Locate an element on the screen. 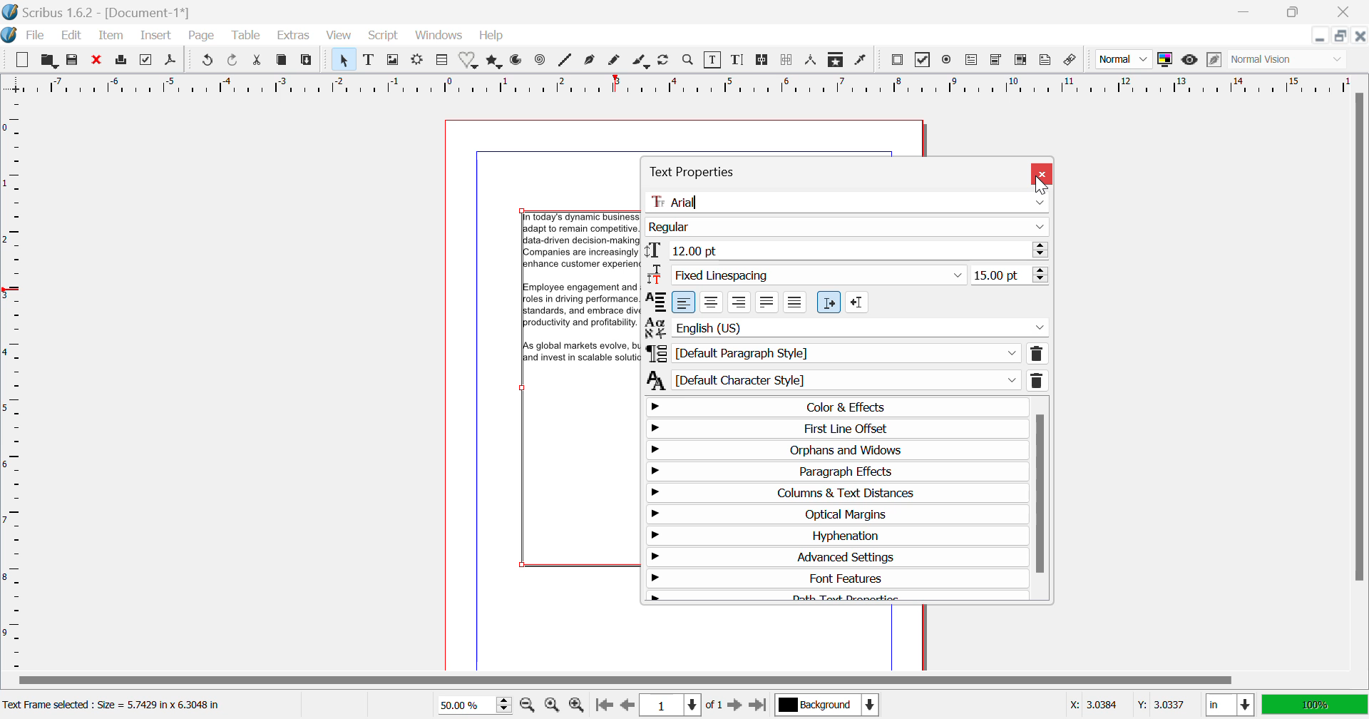  Delink Text Frames is located at coordinates (788, 61).